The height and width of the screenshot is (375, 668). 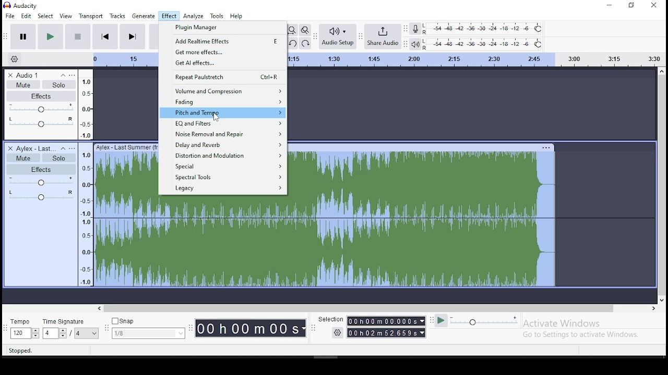 I want to click on settings, so click(x=16, y=58).